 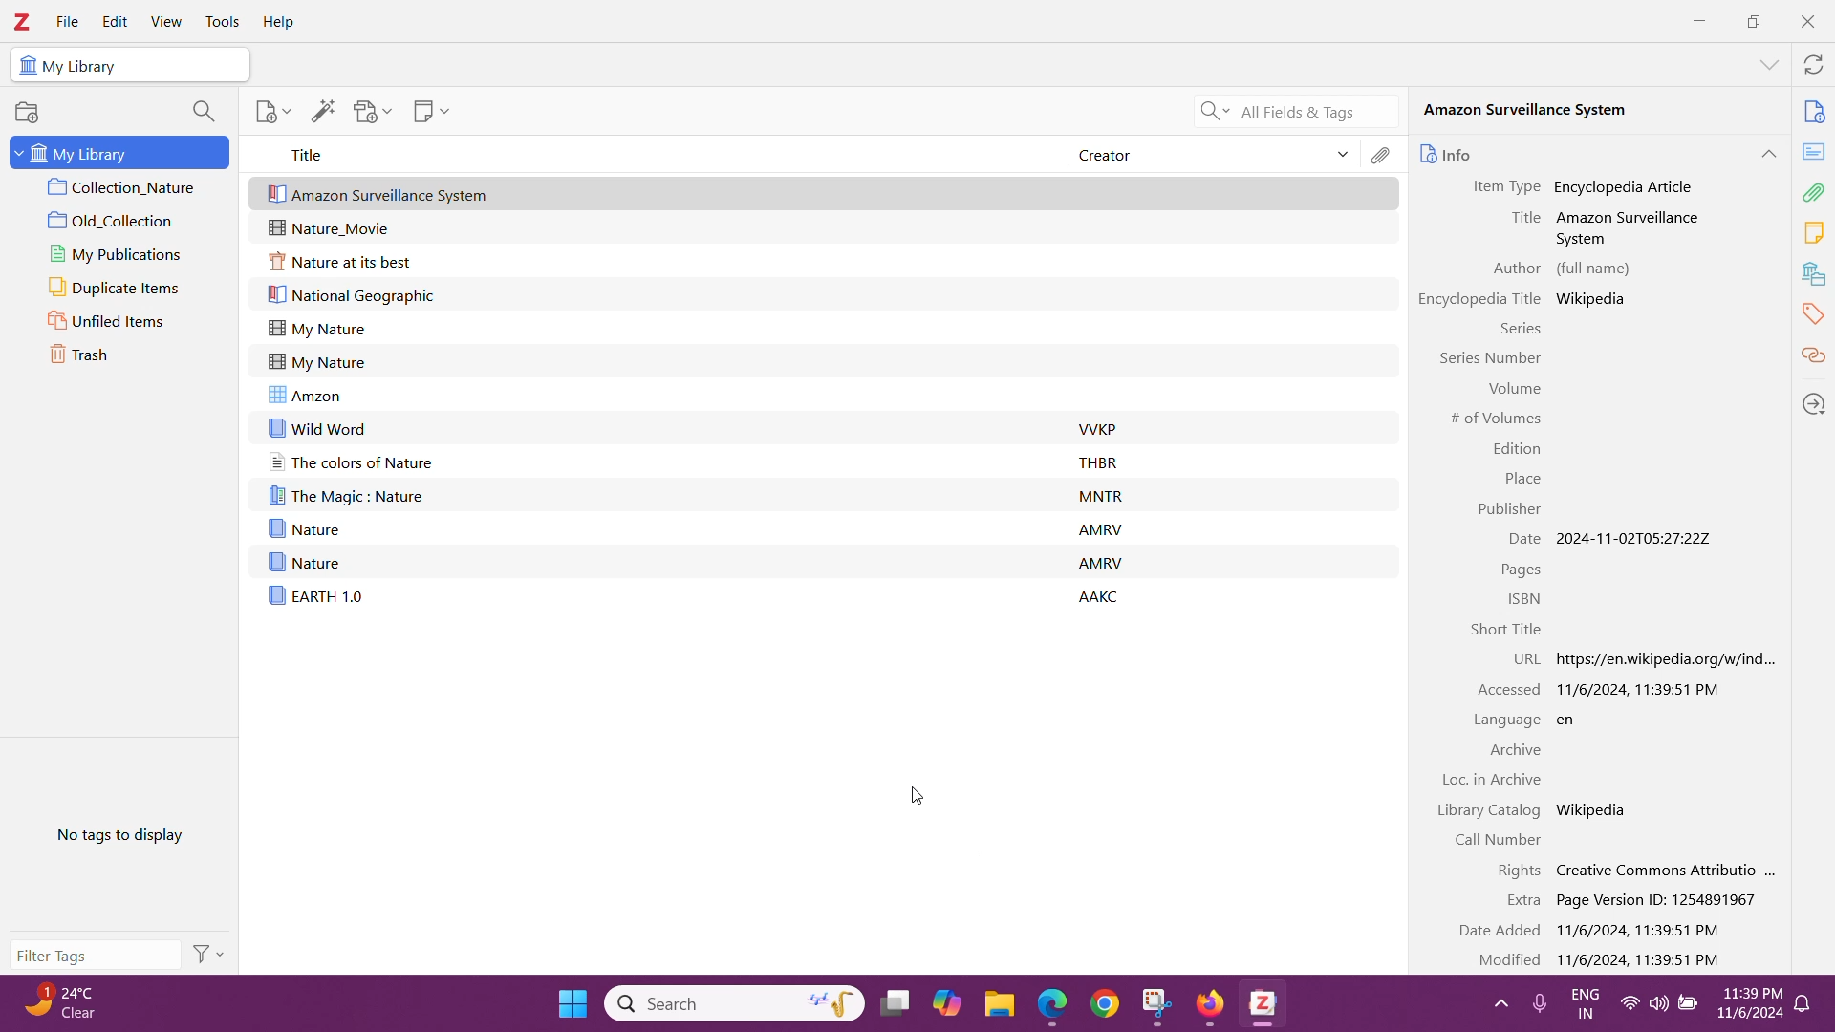 I want to click on Extra Details, so click(x=1657, y=900).